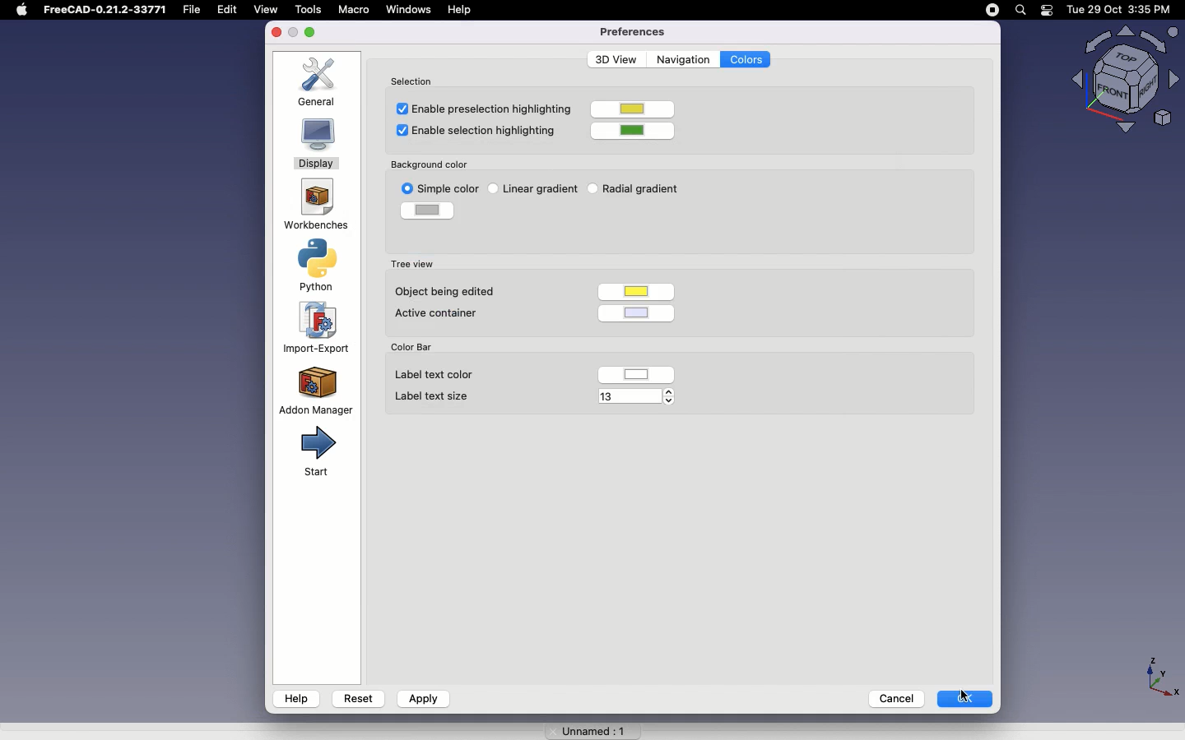 The image size is (1185, 740). What do you see at coordinates (416, 79) in the screenshot?
I see `Selection` at bounding box center [416, 79].